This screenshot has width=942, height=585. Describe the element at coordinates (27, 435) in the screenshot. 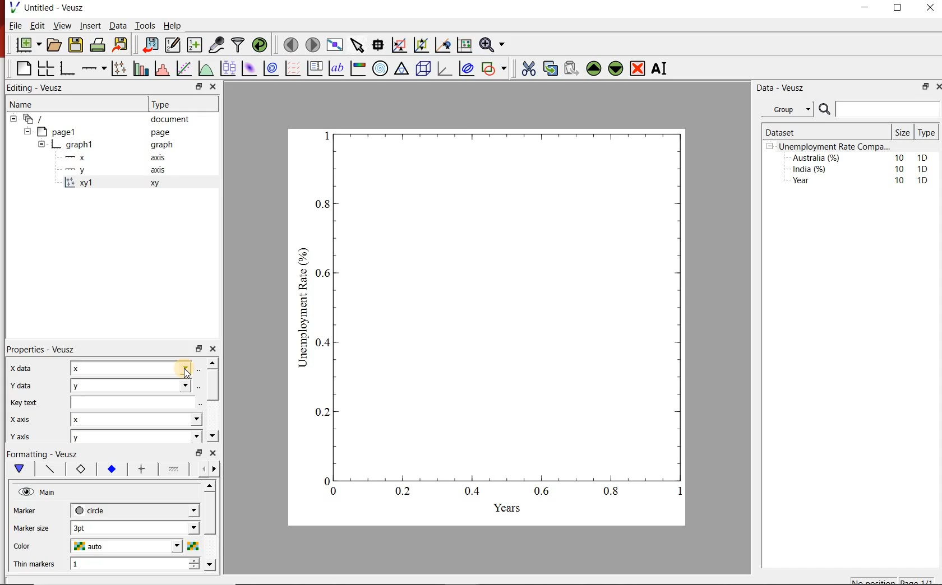

I see `y axis` at that location.